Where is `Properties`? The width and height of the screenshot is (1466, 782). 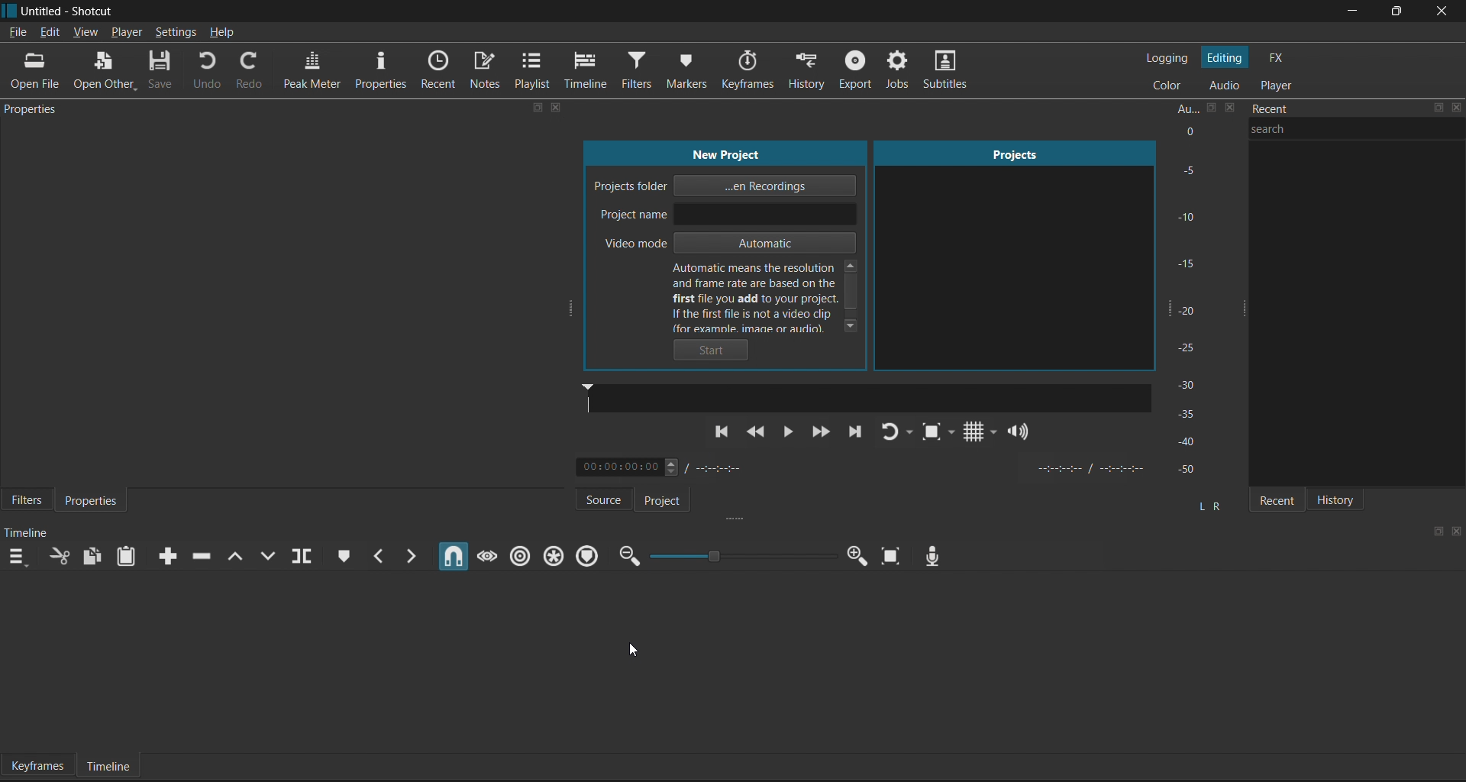 Properties is located at coordinates (381, 70).